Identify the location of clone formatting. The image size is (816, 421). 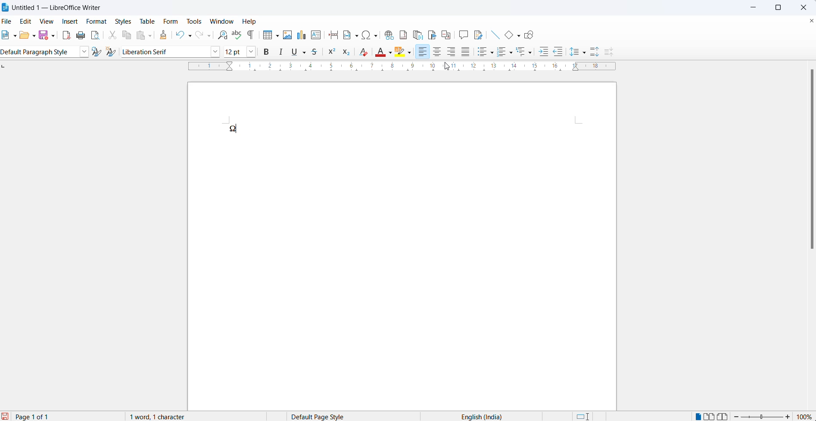
(165, 35).